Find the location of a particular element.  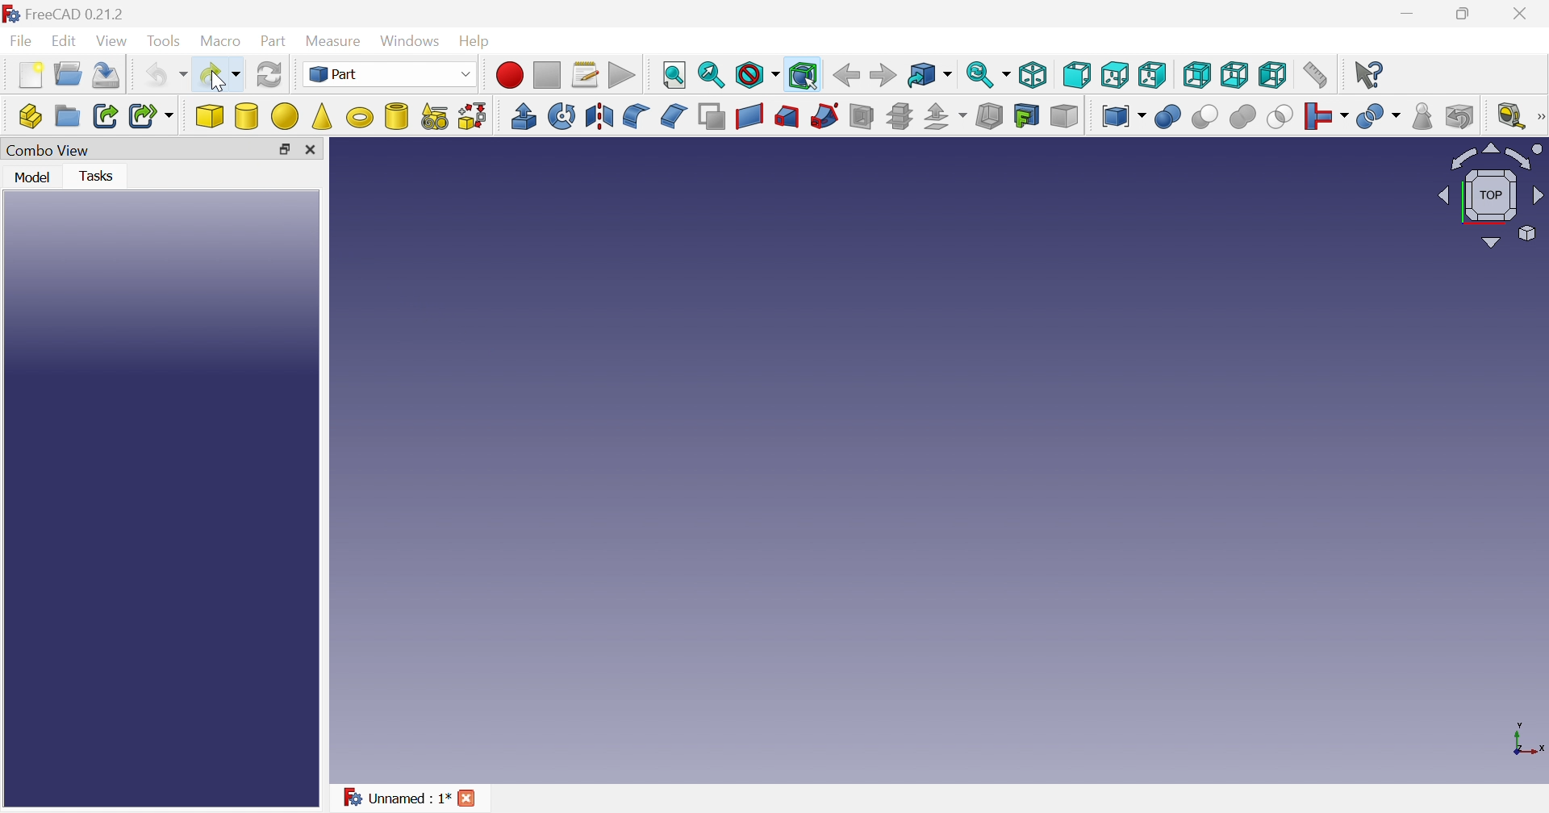

Make face from wires is located at coordinates (712, 118).